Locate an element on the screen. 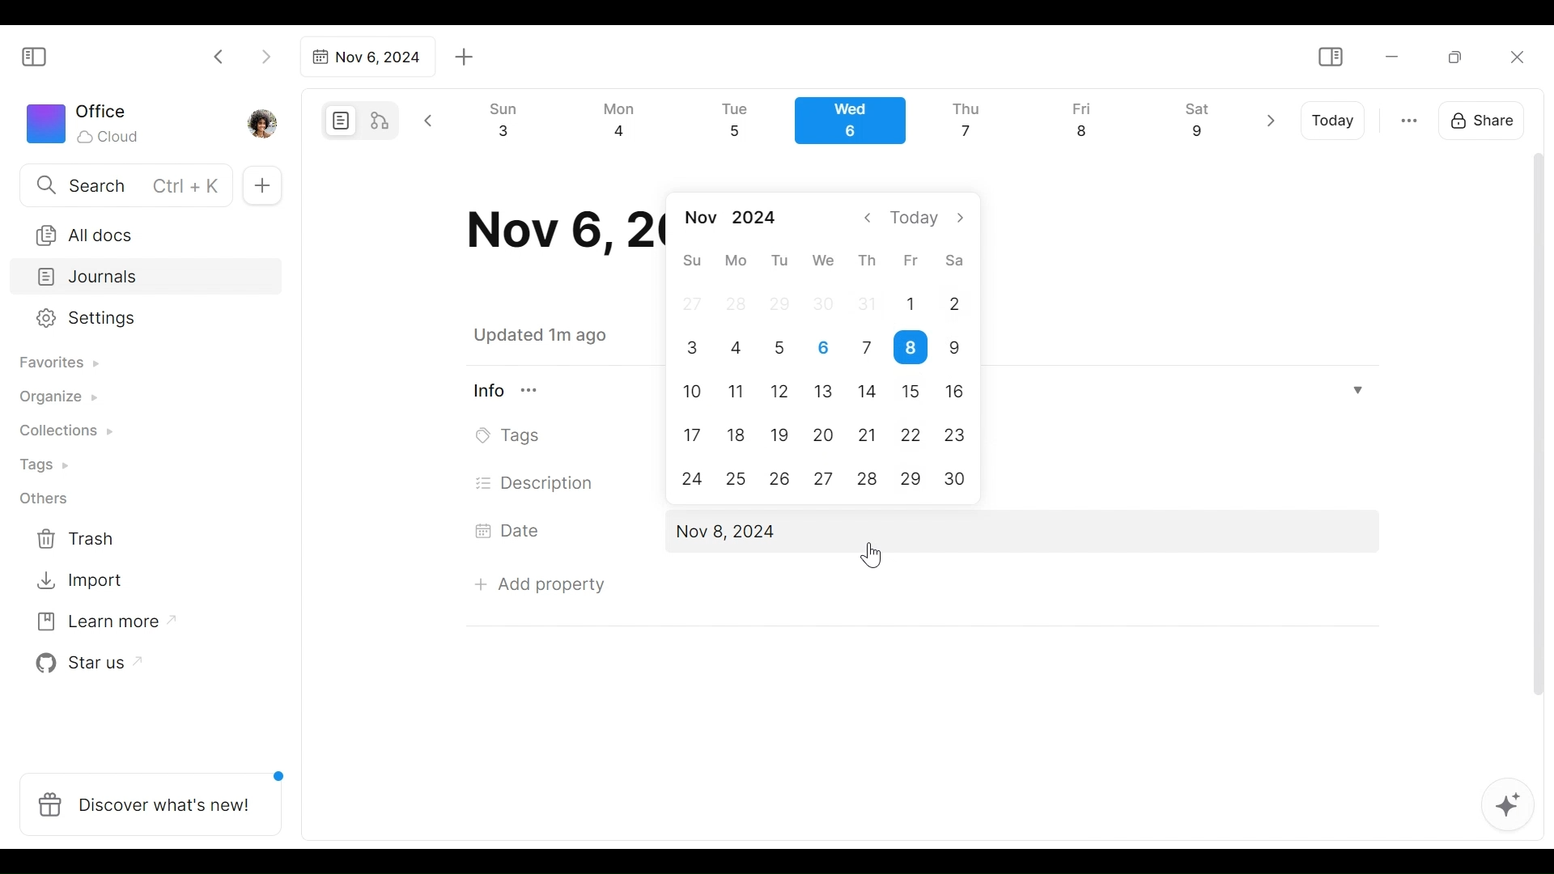 Image resolution: width=1554 pixels, height=874 pixels. Description is located at coordinates (536, 483).